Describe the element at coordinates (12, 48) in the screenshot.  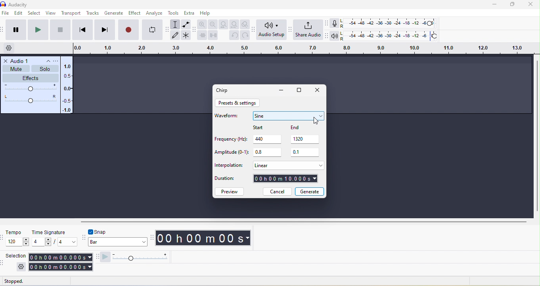
I see `timeline option` at that location.